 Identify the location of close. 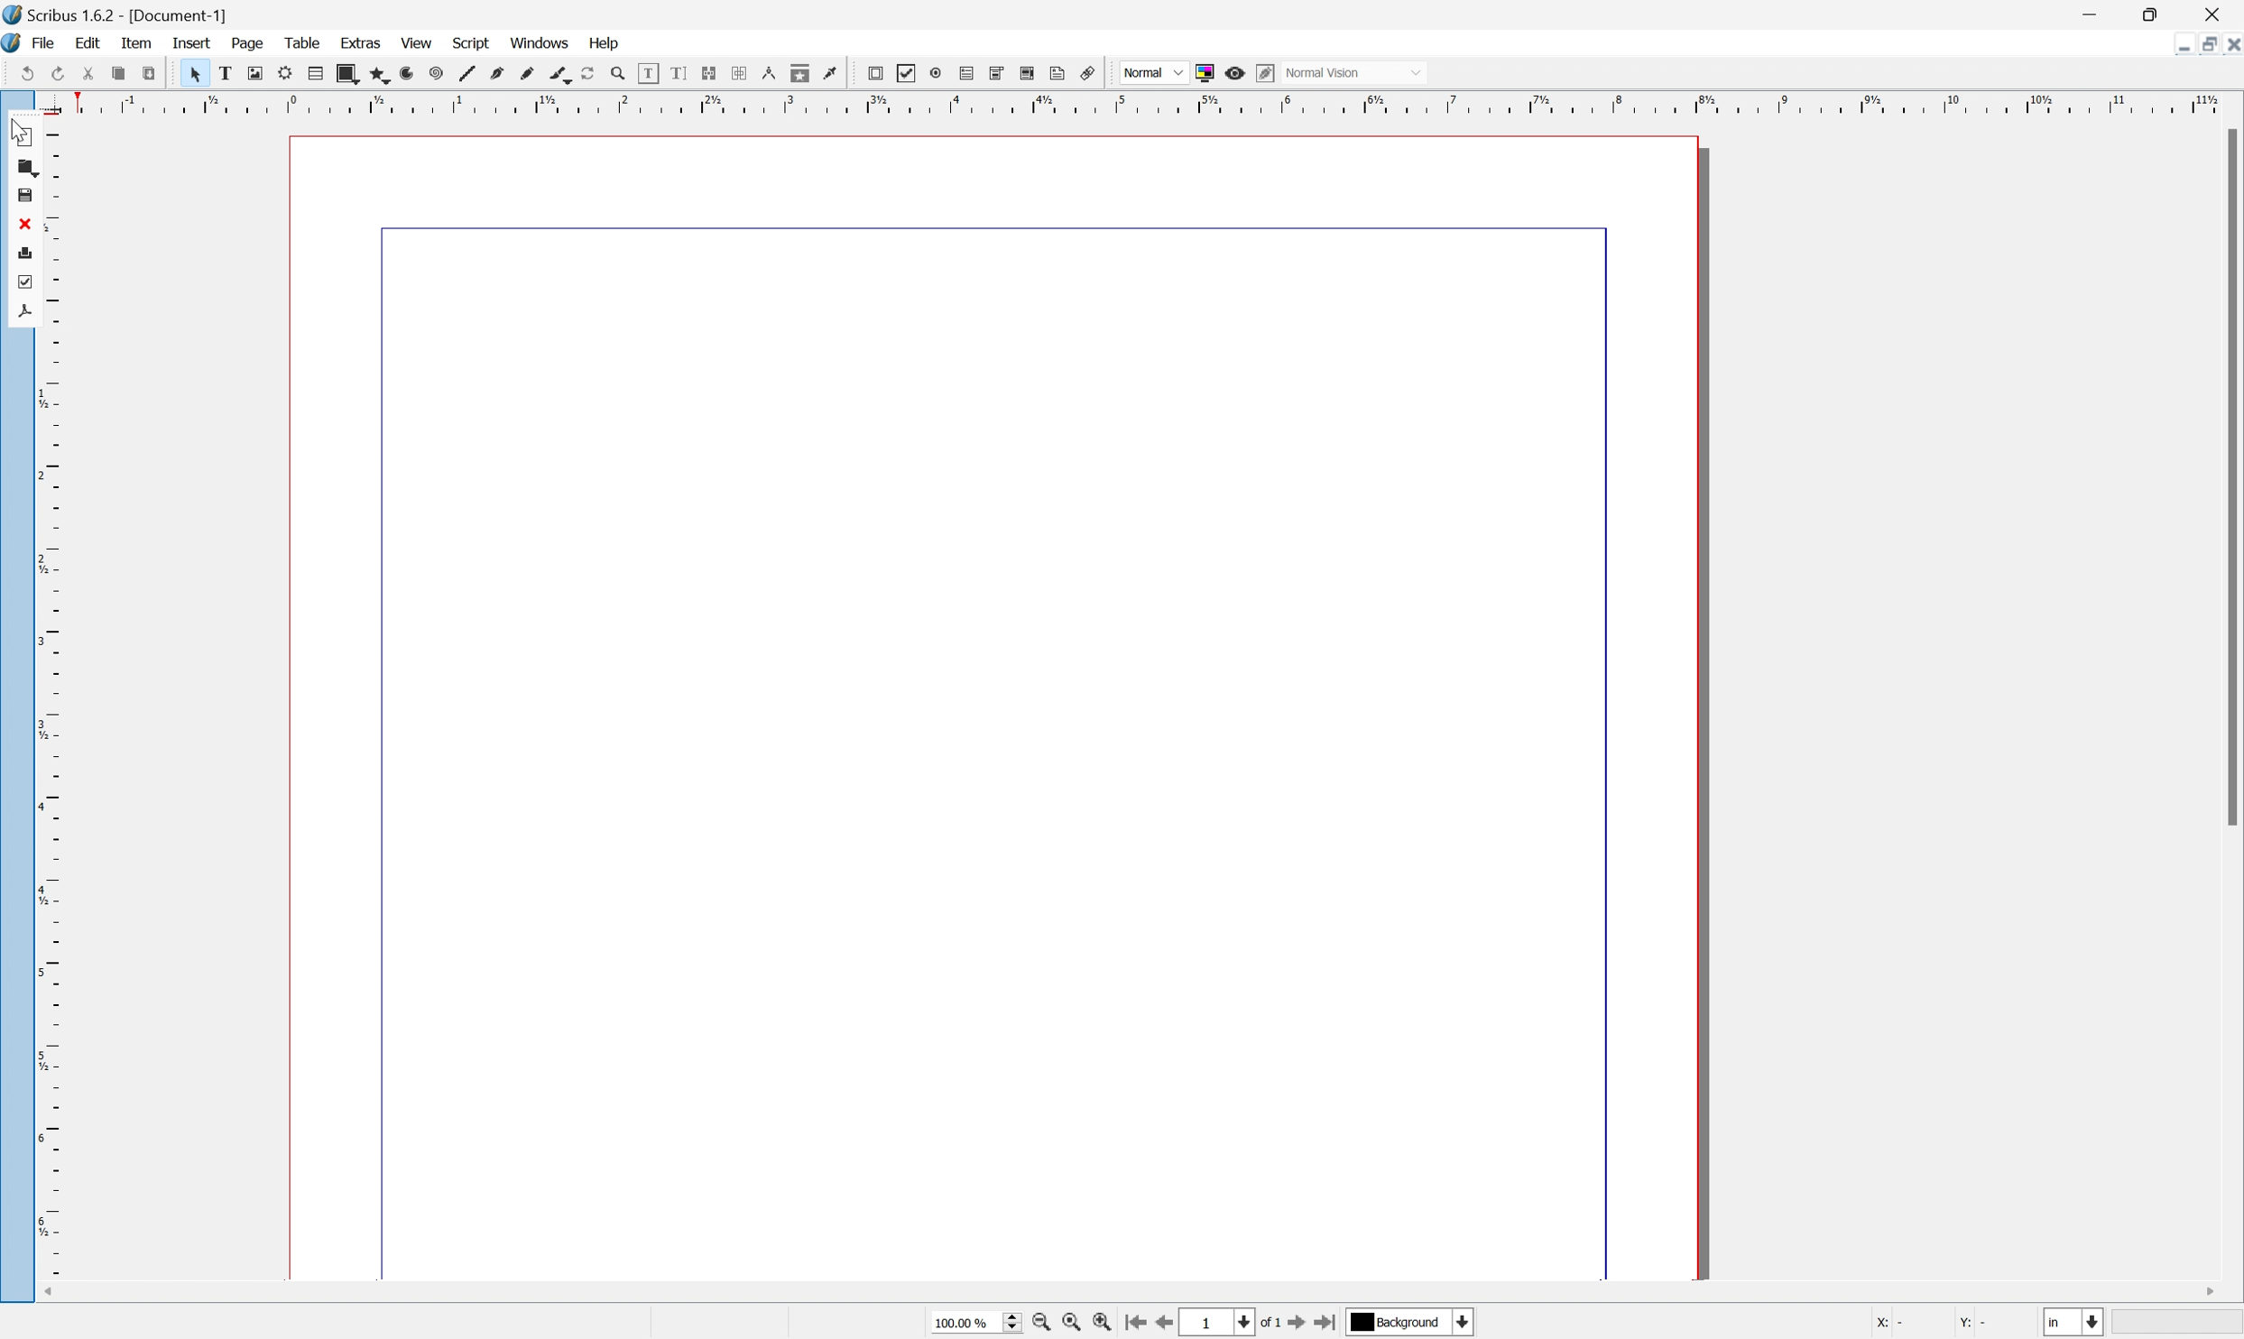
(116, 72).